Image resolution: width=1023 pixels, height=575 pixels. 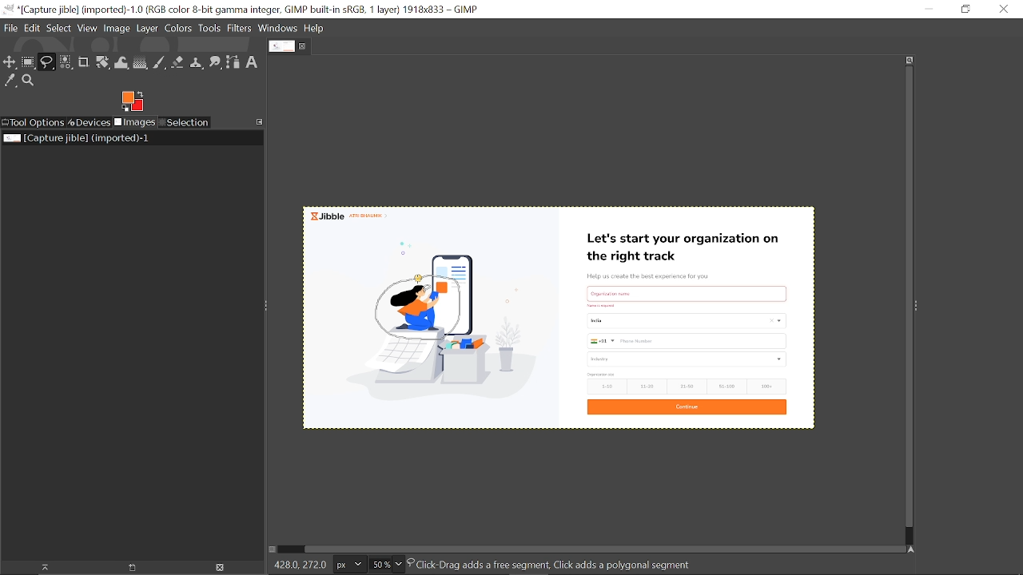 What do you see at coordinates (184, 123) in the screenshot?
I see `Selection` at bounding box center [184, 123].